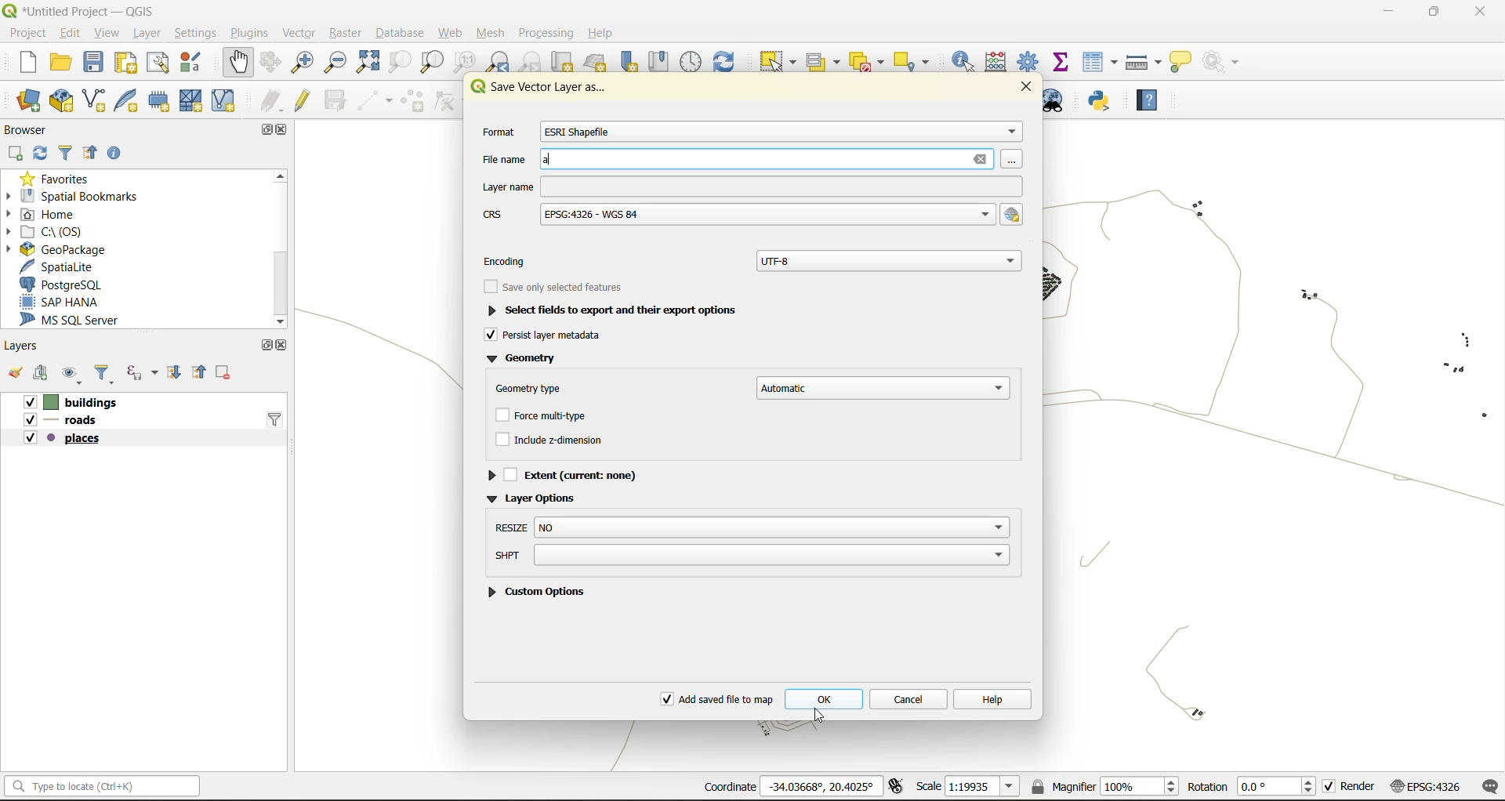 The height and width of the screenshot is (801, 1505). What do you see at coordinates (1433, 13) in the screenshot?
I see `maximize` at bounding box center [1433, 13].